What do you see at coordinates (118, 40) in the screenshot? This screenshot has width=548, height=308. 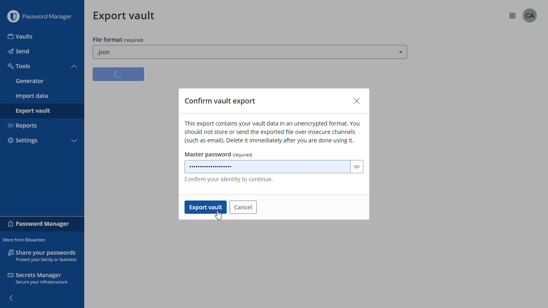 I see `file format (required)` at bounding box center [118, 40].